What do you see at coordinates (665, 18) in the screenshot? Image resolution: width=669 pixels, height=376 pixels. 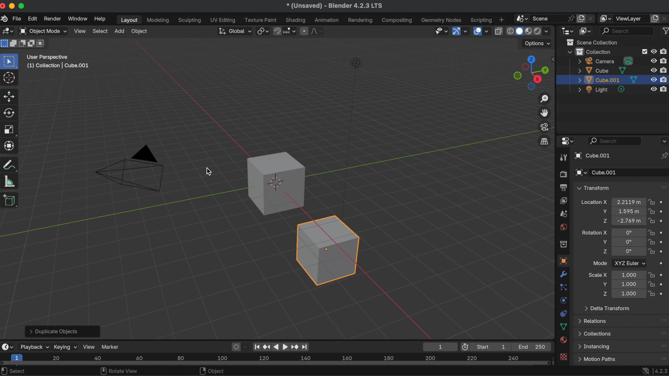 I see `remove view layer` at bounding box center [665, 18].